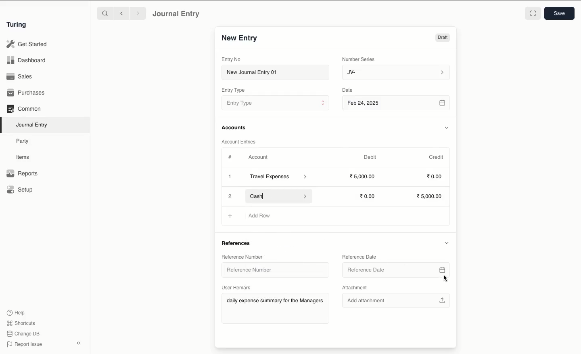 Image resolution: width=581 pixels, height=354 pixels. What do you see at coordinates (431, 196) in the screenshot?
I see `5,000.00` at bounding box center [431, 196].